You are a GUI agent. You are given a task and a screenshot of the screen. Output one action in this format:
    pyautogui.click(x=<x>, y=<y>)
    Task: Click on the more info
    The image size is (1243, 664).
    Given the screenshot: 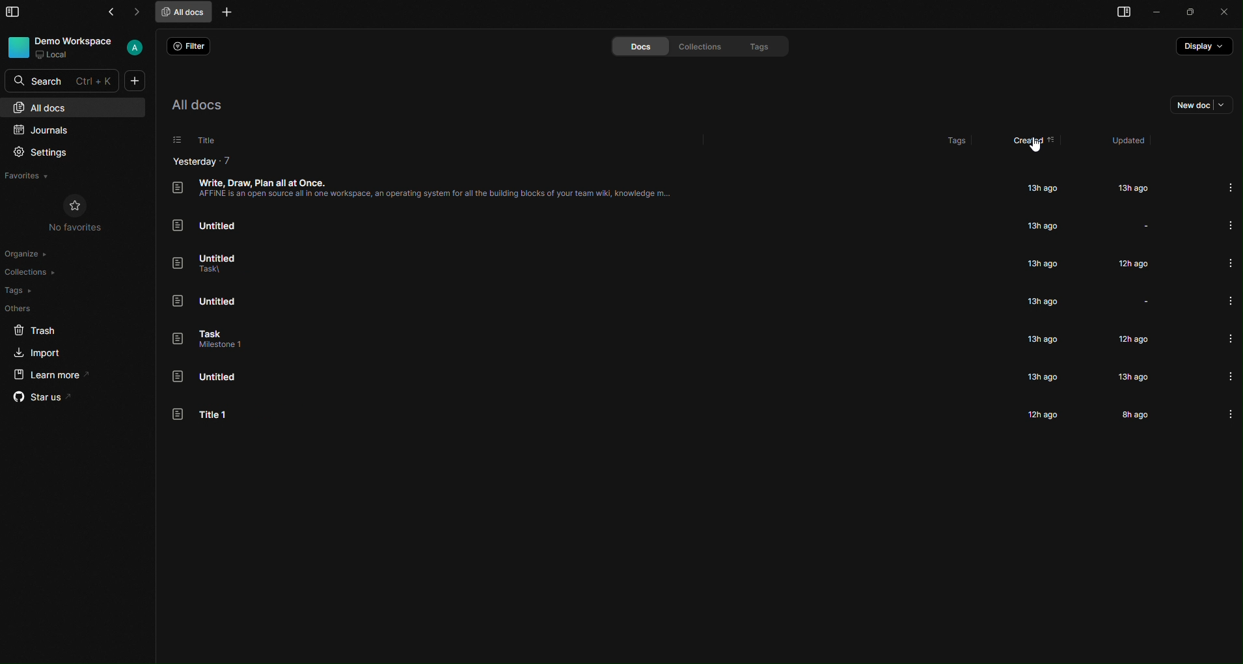 What is the action you would take?
    pyautogui.click(x=1229, y=412)
    